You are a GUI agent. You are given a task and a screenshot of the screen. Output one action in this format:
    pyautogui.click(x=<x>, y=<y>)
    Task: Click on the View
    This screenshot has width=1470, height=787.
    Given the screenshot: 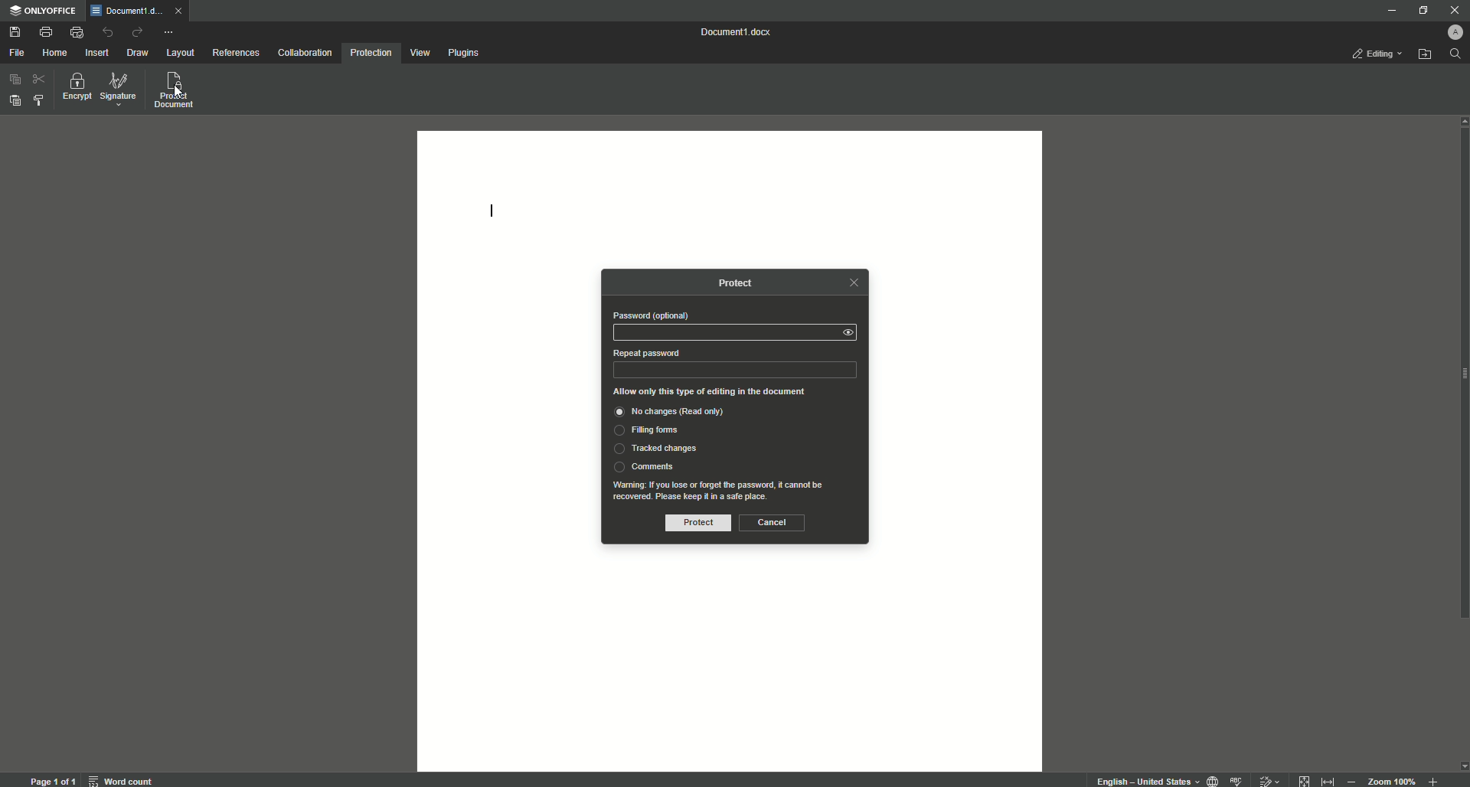 What is the action you would take?
    pyautogui.click(x=420, y=53)
    